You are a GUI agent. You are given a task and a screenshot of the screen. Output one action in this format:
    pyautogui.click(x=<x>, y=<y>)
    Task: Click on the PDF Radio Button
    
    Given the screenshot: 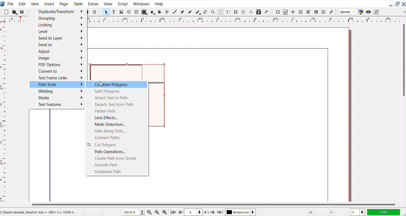 What is the action you would take?
    pyautogui.click(x=293, y=12)
    